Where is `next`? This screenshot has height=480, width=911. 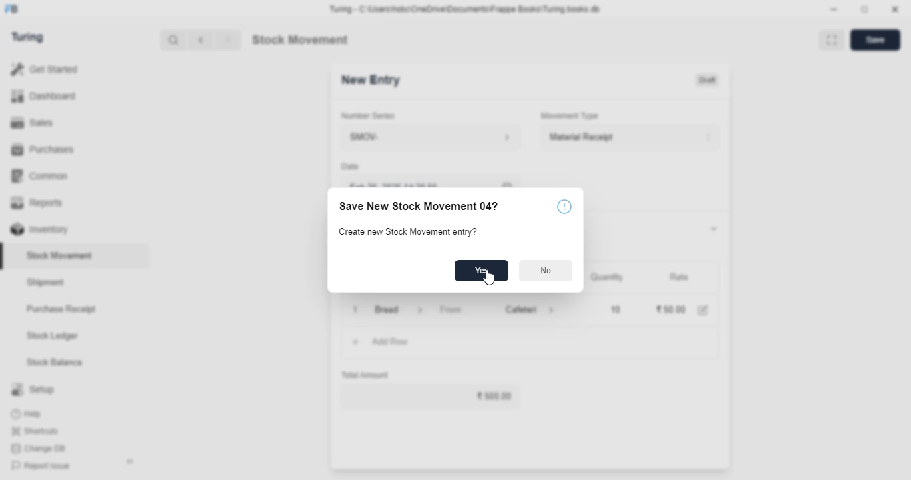
next is located at coordinates (228, 40).